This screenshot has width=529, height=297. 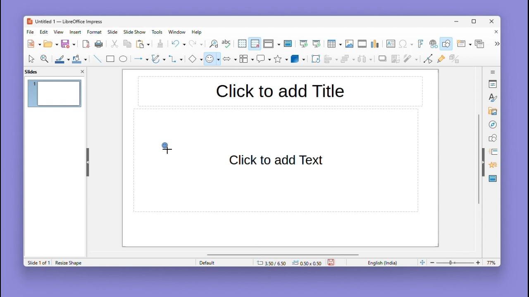 What do you see at coordinates (82, 71) in the screenshot?
I see `close` at bounding box center [82, 71].